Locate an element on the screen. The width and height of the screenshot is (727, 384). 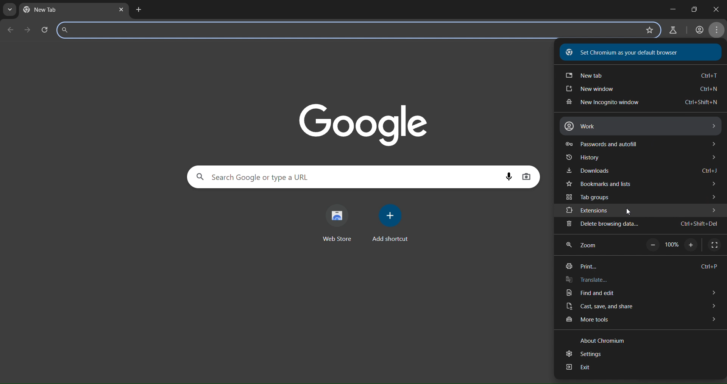
search labs is located at coordinates (674, 30).